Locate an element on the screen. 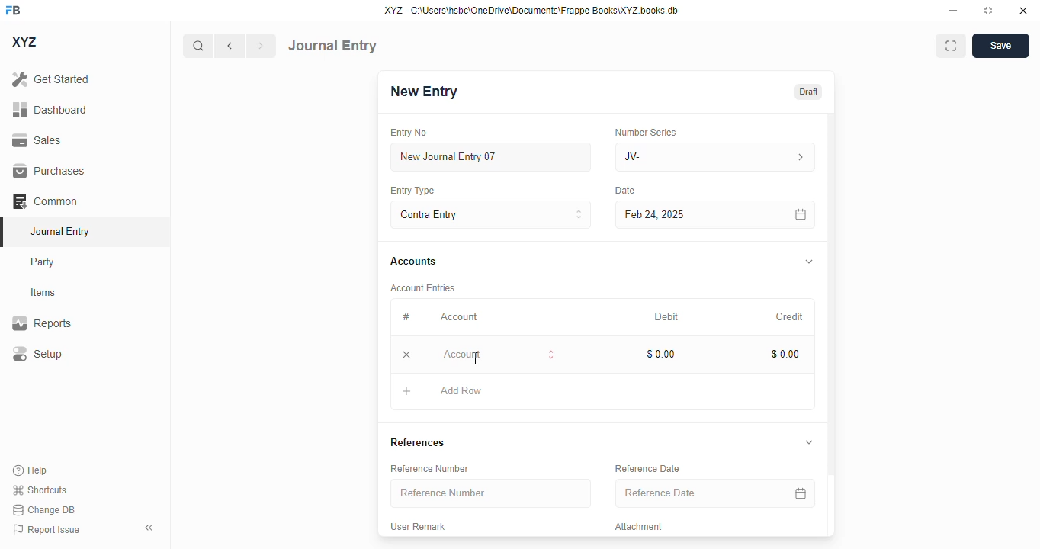 Image resolution: width=1040 pixels, height=549 pixels. FB - logo is located at coordinates (13, 10).